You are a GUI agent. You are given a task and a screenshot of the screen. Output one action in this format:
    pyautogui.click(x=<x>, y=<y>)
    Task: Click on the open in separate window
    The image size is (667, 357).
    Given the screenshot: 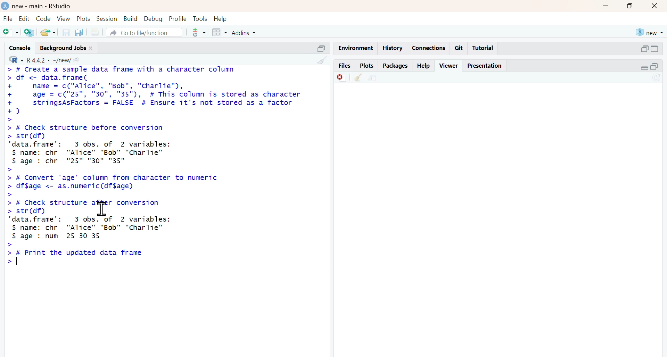 What is the action you would take?
    pyautogui.click(x=644, y=49)
    